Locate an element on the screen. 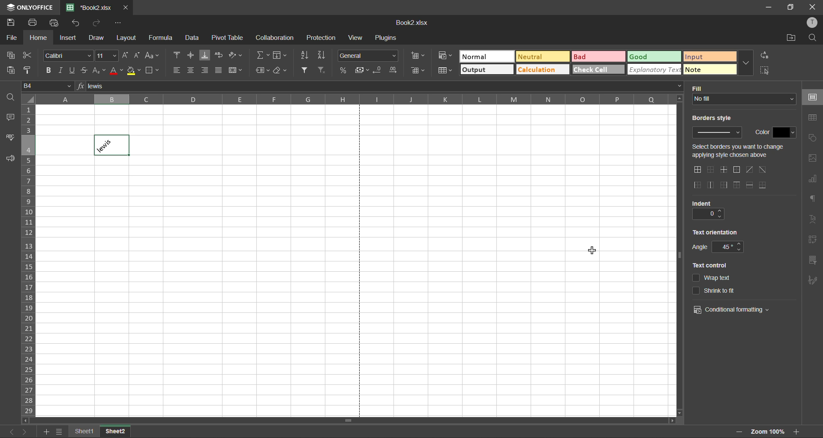  good is located at coordinates (653, 56).